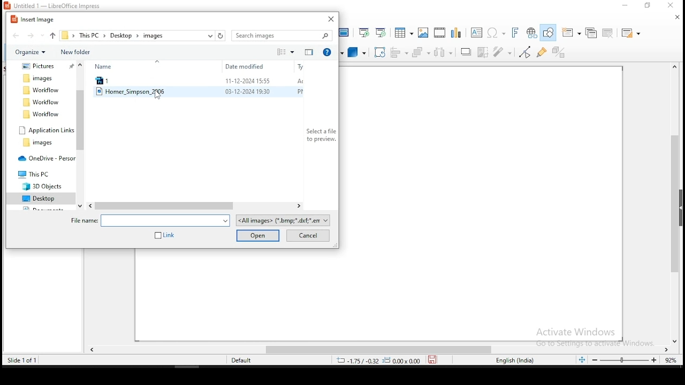  I want to click on file name, so click(150, 221).